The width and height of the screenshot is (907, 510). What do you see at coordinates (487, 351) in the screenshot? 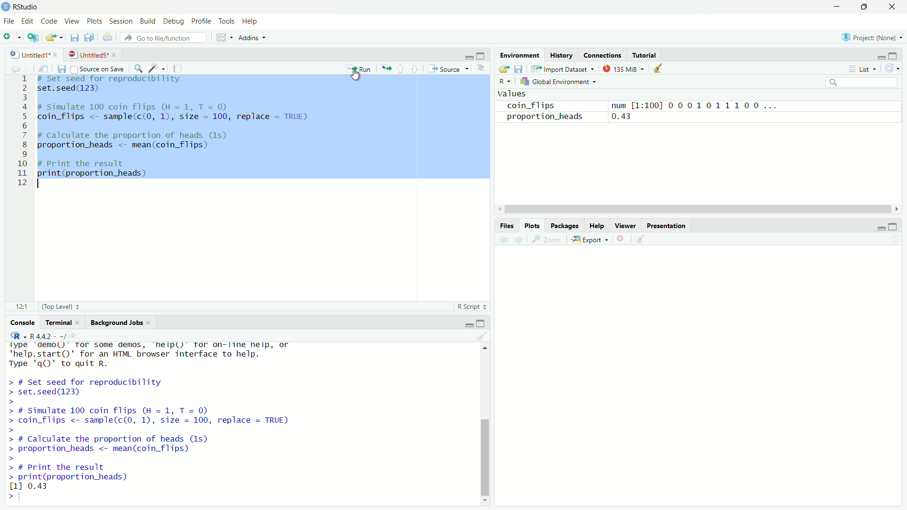
I see `move top` at bounding box center [487, 351].